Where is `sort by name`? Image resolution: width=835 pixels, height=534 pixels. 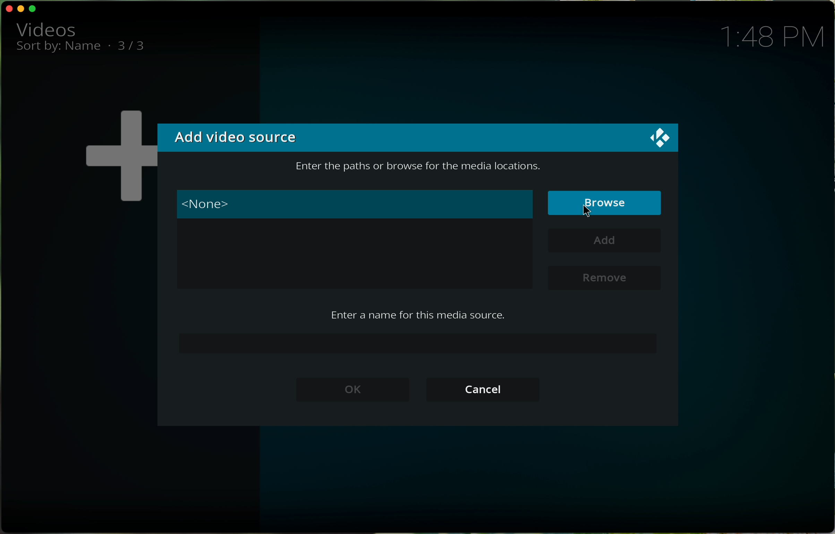
sort by name is located at coordinates (59, 49).